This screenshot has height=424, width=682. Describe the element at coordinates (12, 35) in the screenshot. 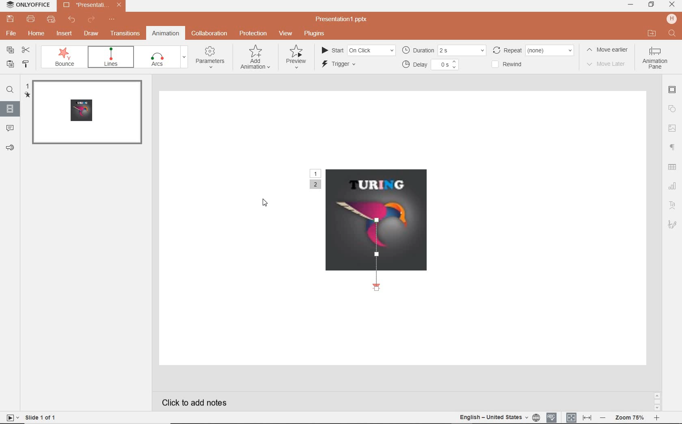

I see `file` at that location.